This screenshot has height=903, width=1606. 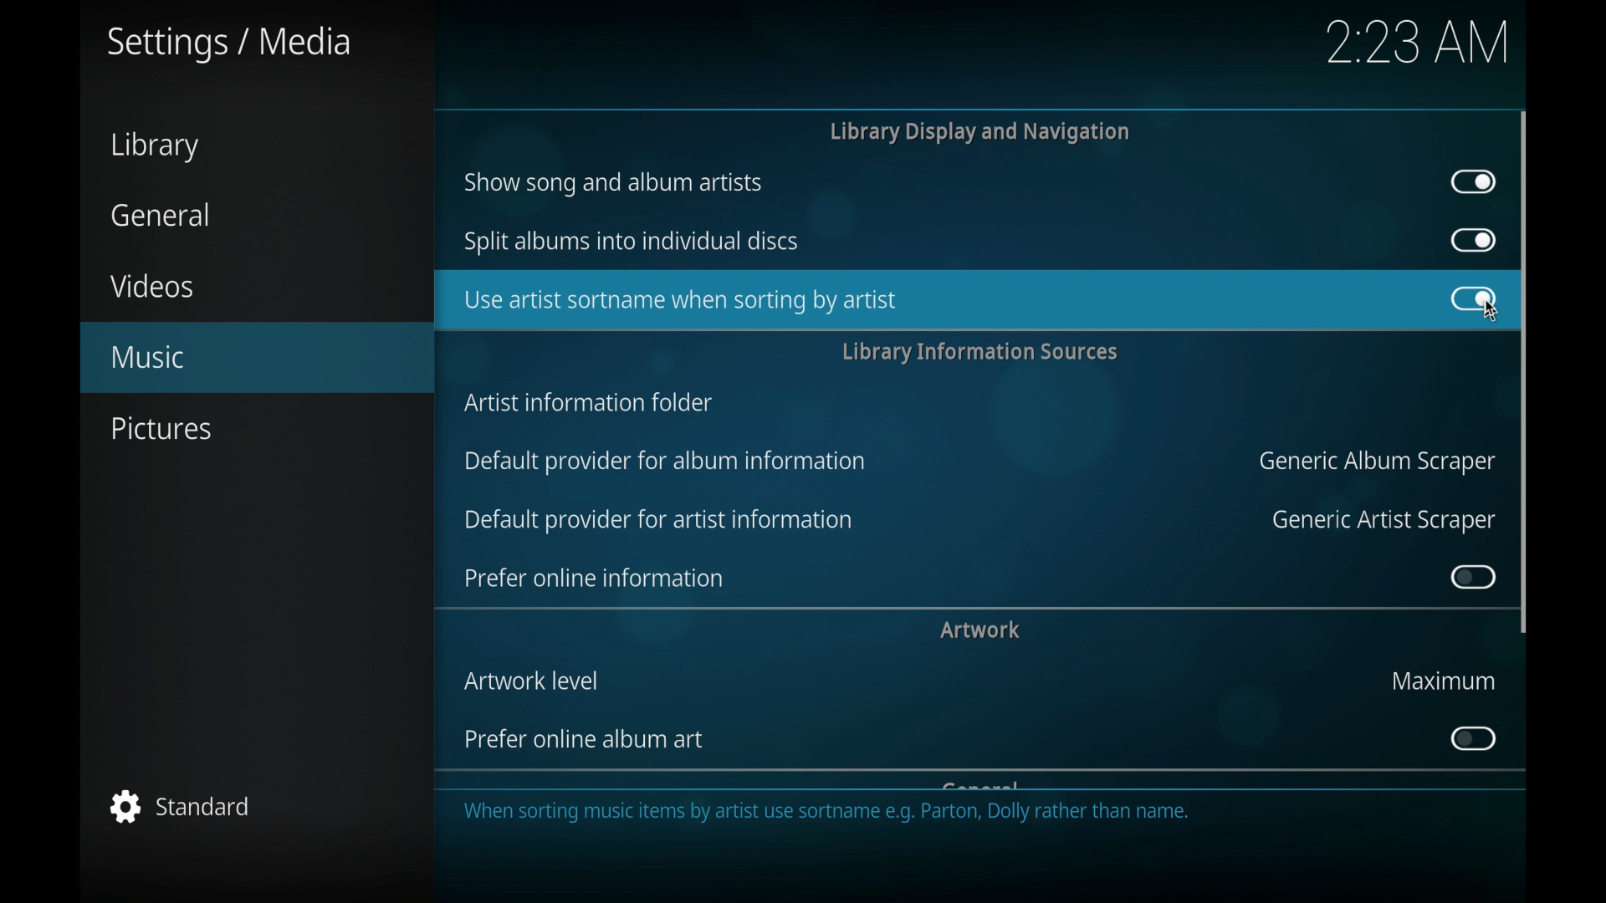 What do you see at coordinates (1524, 370) in the screenshot?
I see `scroll box` at bounding box center [1524, 370].